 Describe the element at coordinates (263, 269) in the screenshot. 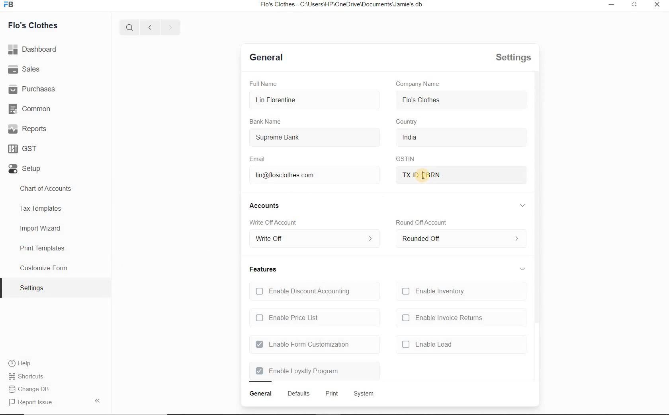

I see `features` at that location.